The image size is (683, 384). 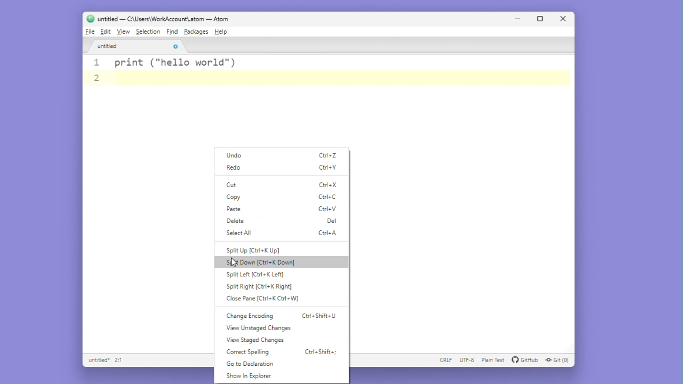 I want to click on CRLF, so click(x=447, y=361).